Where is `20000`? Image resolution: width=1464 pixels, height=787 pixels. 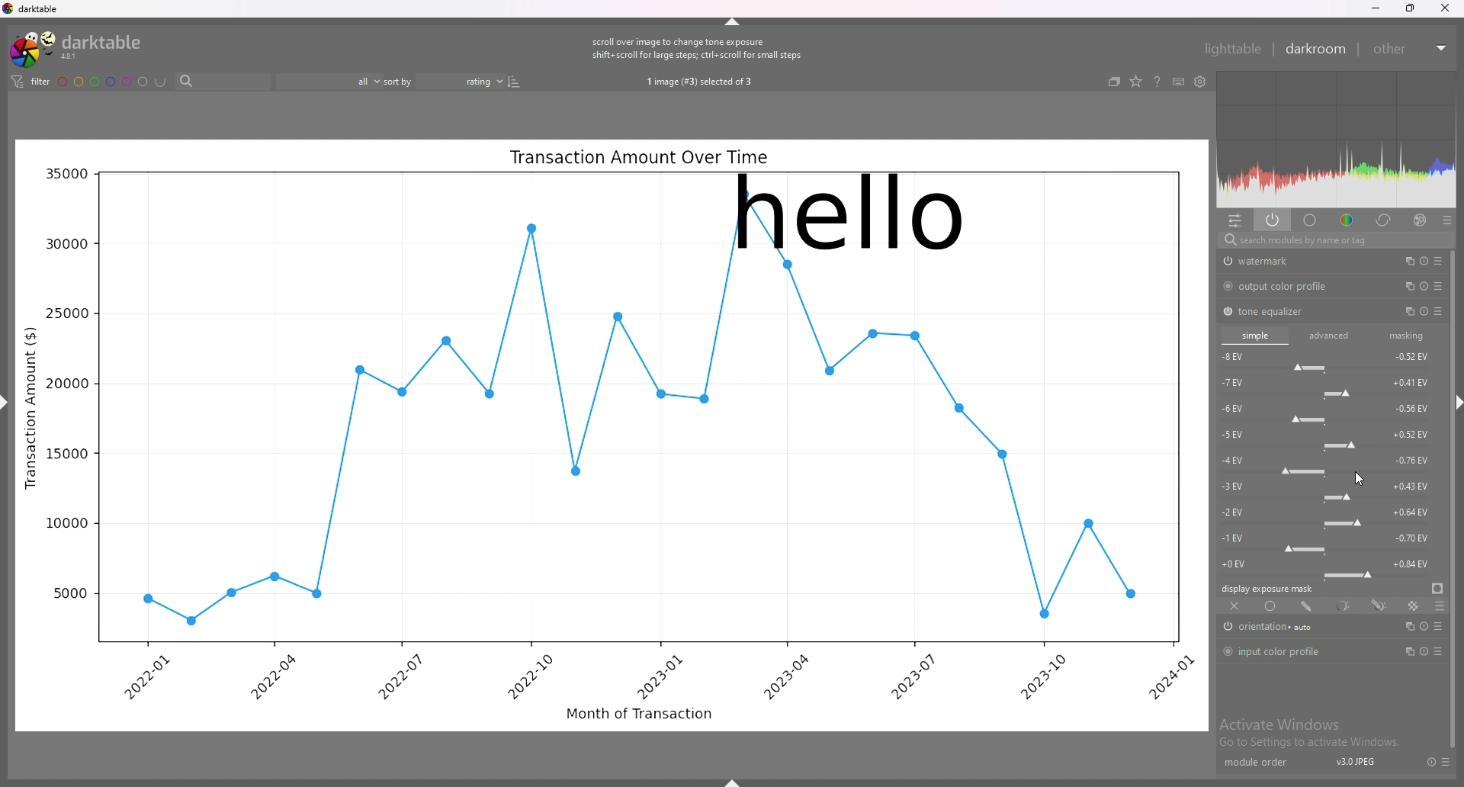
20000 is located at coordinates (66, 384).